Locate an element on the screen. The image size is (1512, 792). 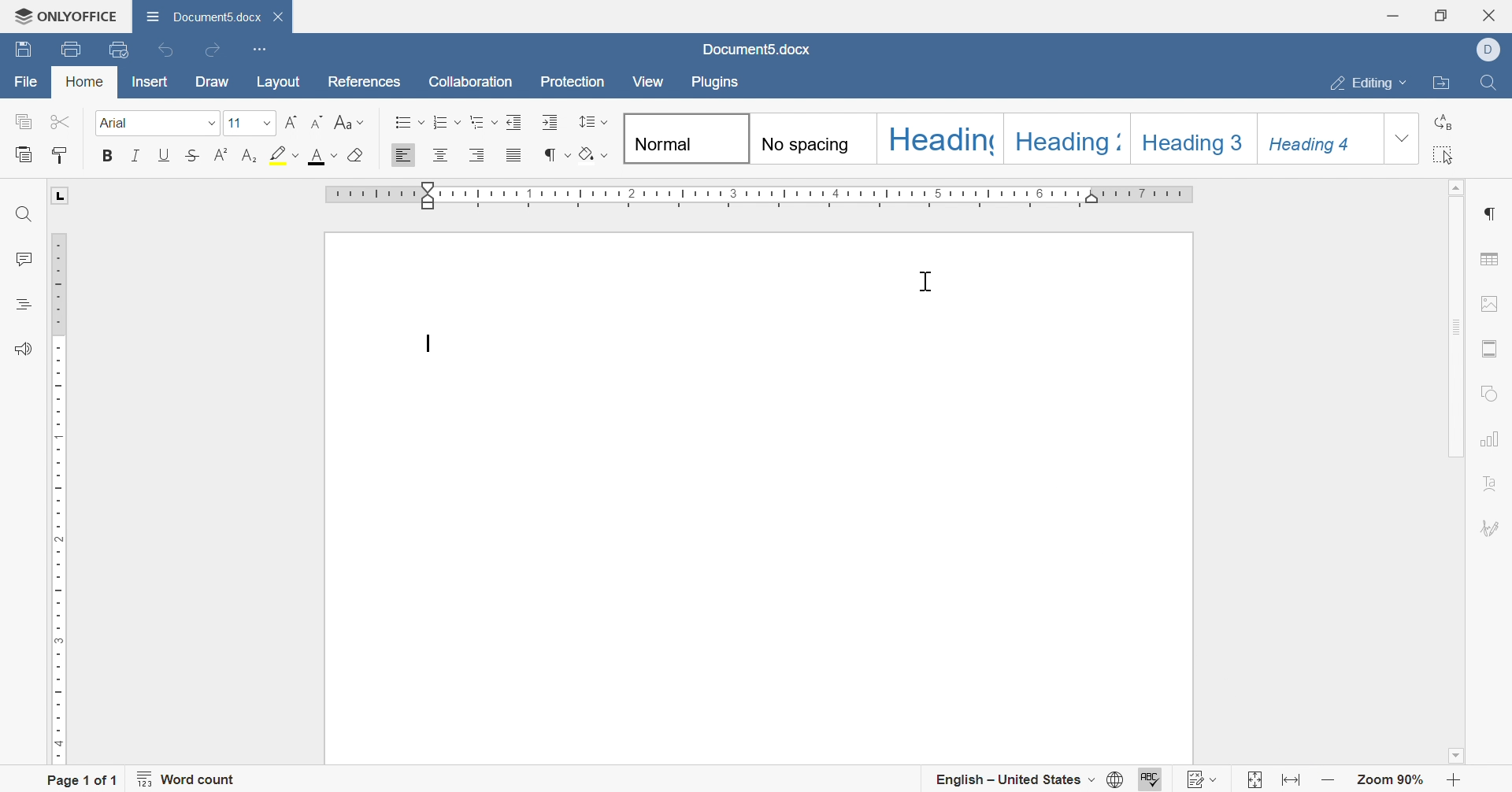
Heading 1 is located at coordinates (936, 138).